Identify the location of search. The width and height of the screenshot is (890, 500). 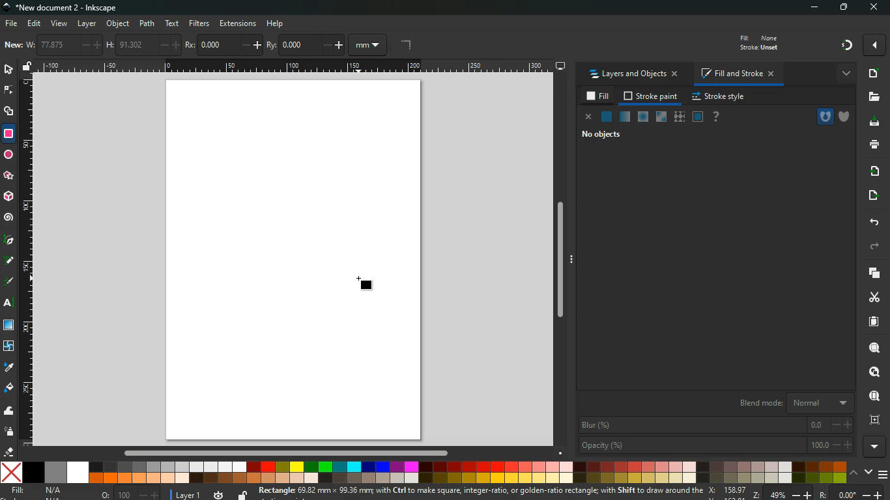
(874, 345).